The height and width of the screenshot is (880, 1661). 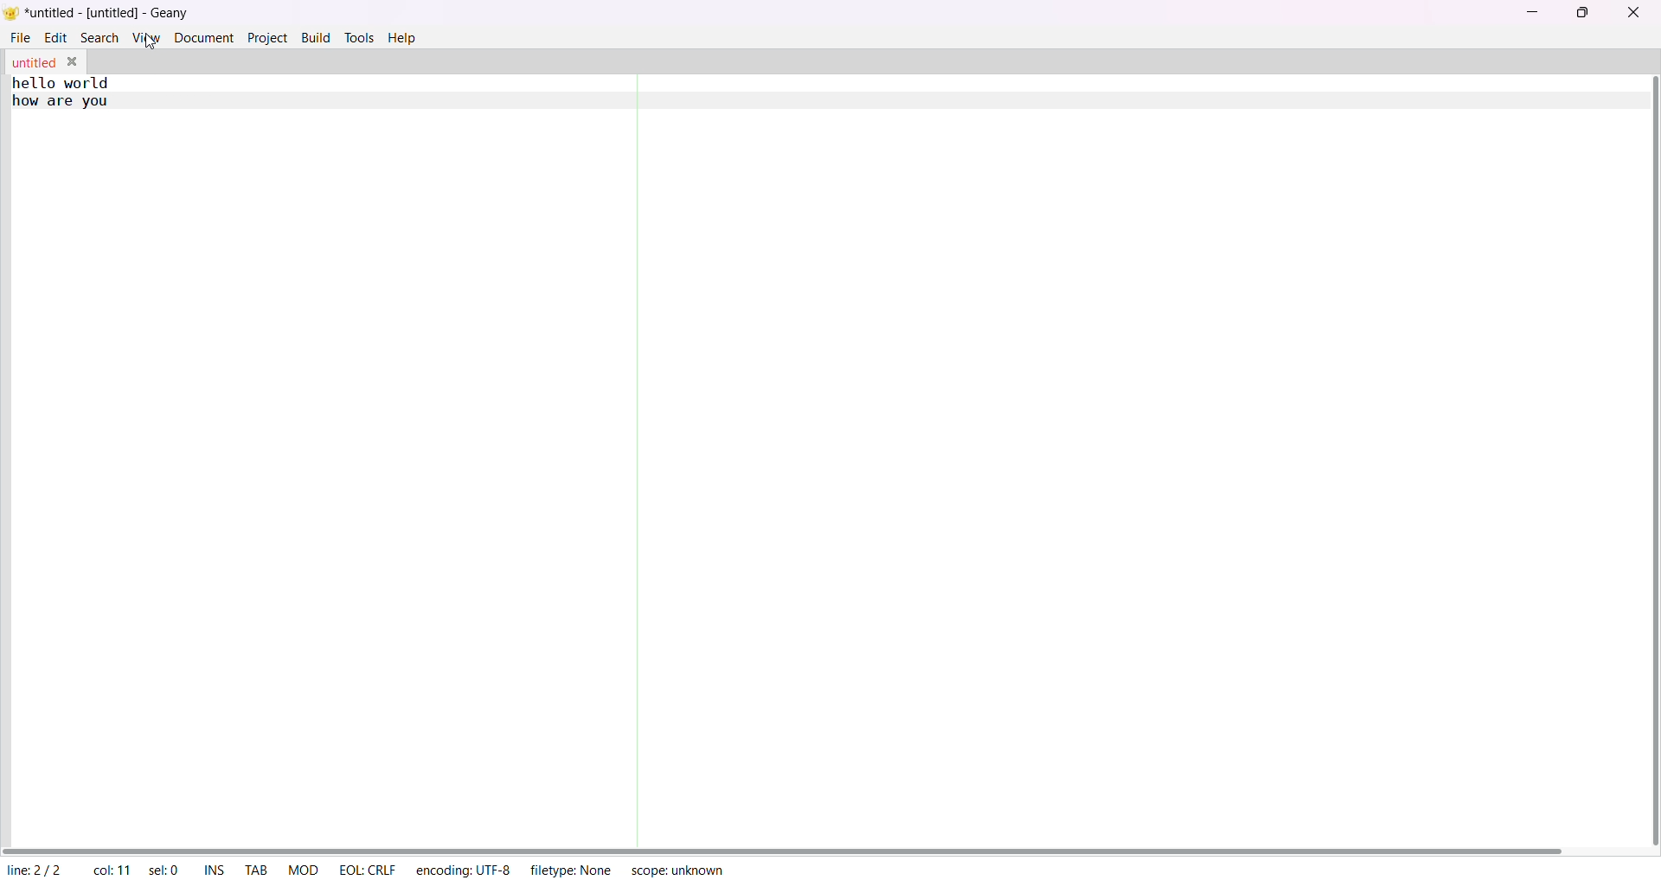 I want to click on cursor, so click(x=149, y=45).